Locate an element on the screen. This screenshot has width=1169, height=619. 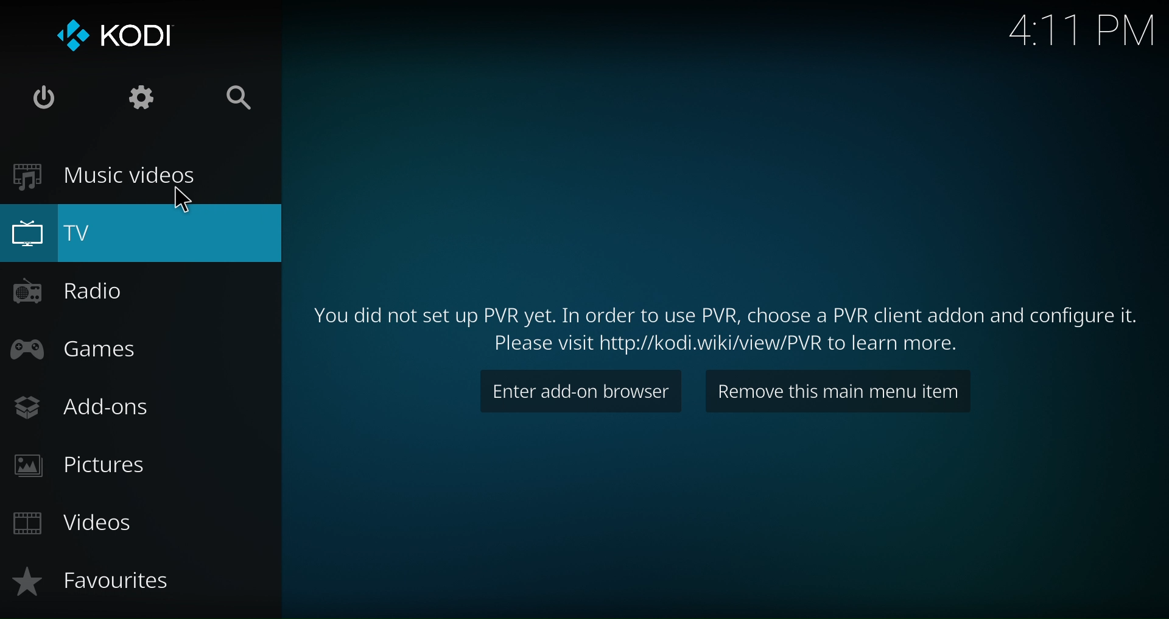
4:11 PM is located at coordinates (1081, 27).